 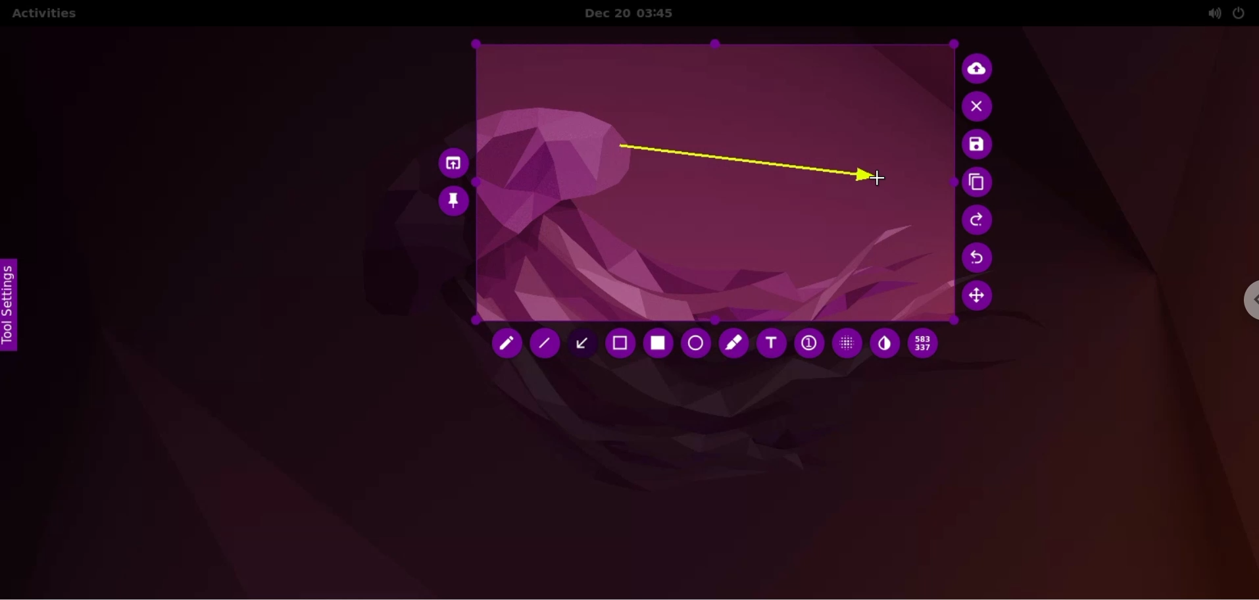 I want to click on copy to clipboard, so click(x=979, y=184).